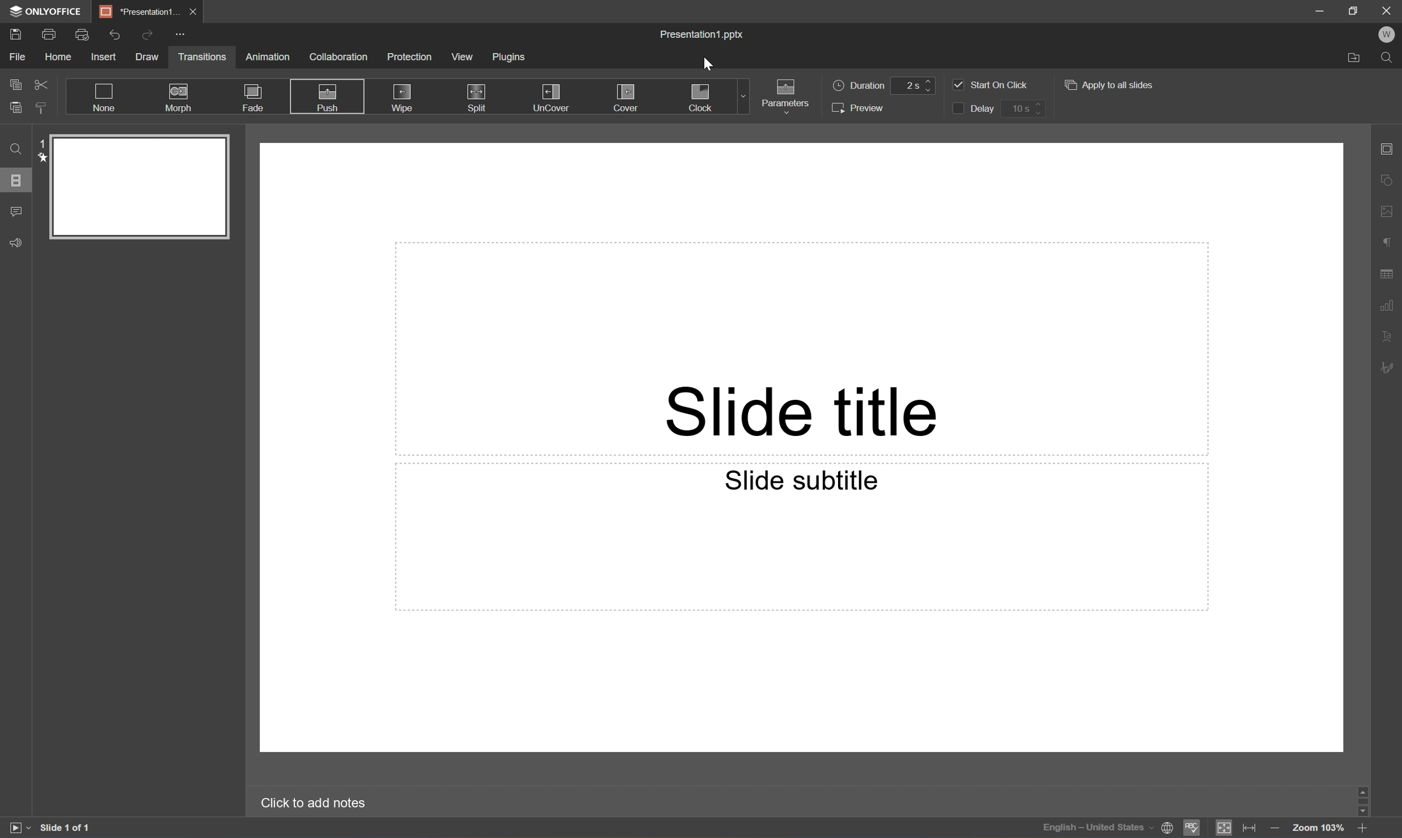 This screenshot has width=1402, height=838. I want to click on Clock, so click(701, 97).